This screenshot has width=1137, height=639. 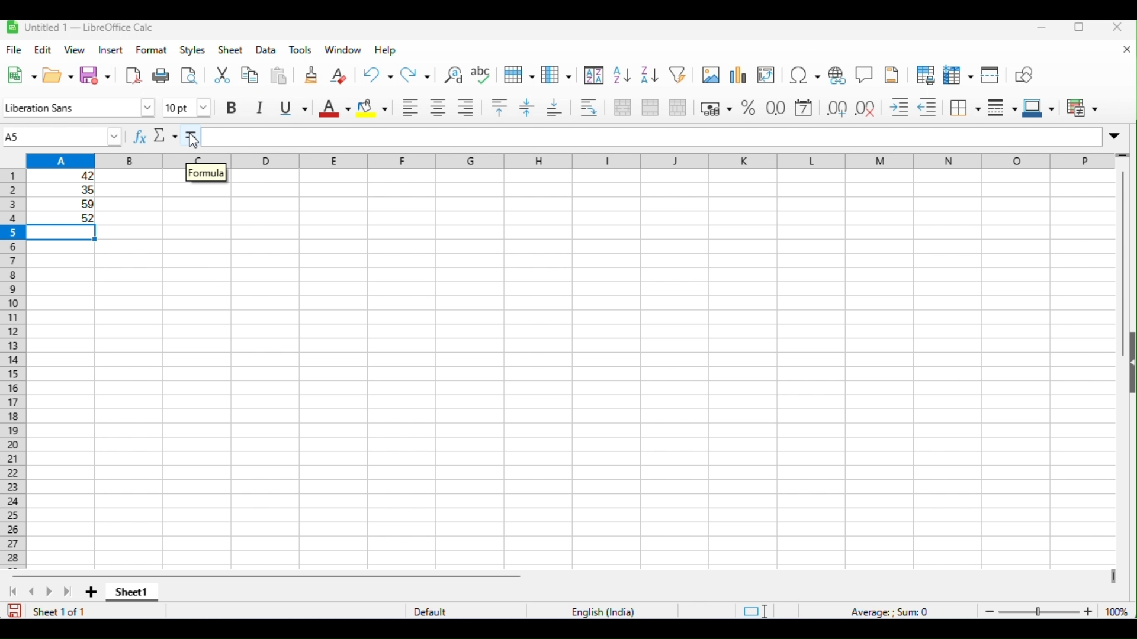 I want to click on formula bar, so click(x=654, y=137).